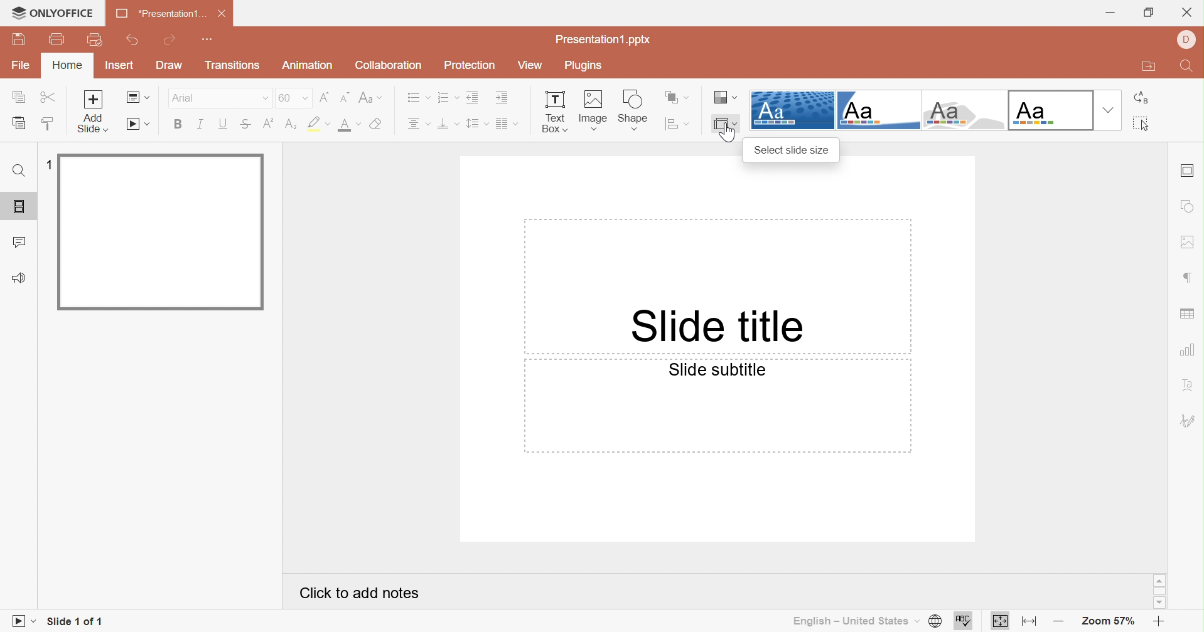  Describe the element at coordinates (222, 123) in the screenshot. I see `Underline` at that location.